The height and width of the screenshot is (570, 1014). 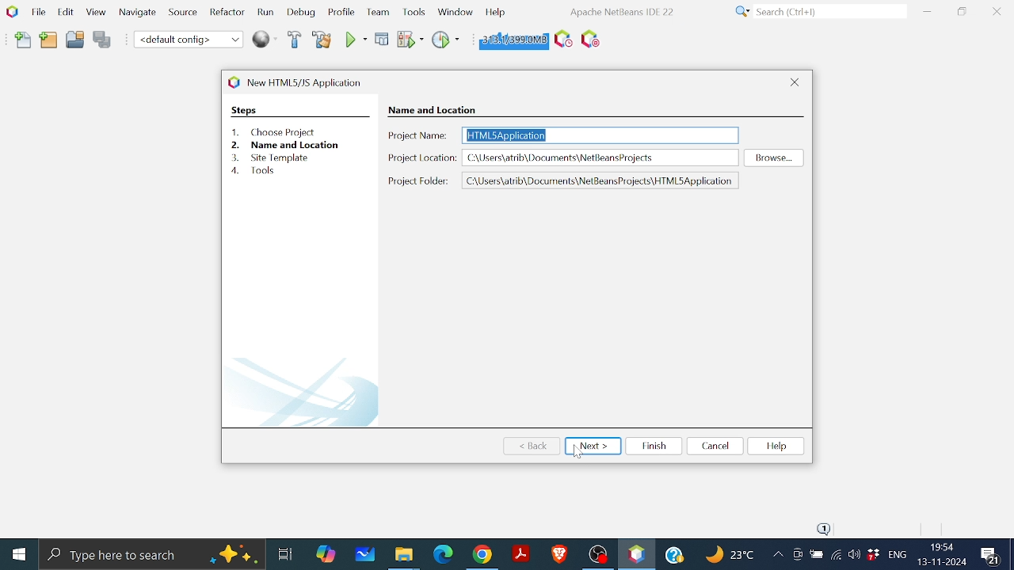 I want to click on logo, so click(x=233, y=82).